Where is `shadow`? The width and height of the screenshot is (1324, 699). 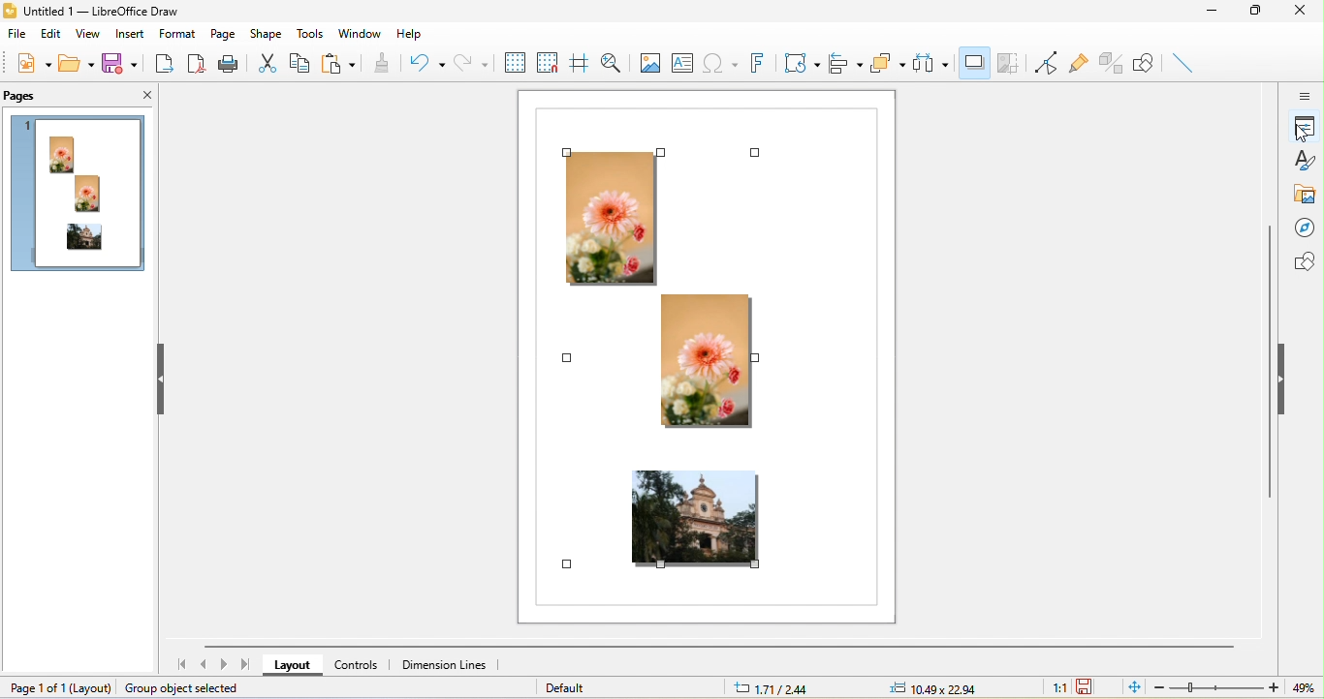
shadow is located at coordinates (974, 62).